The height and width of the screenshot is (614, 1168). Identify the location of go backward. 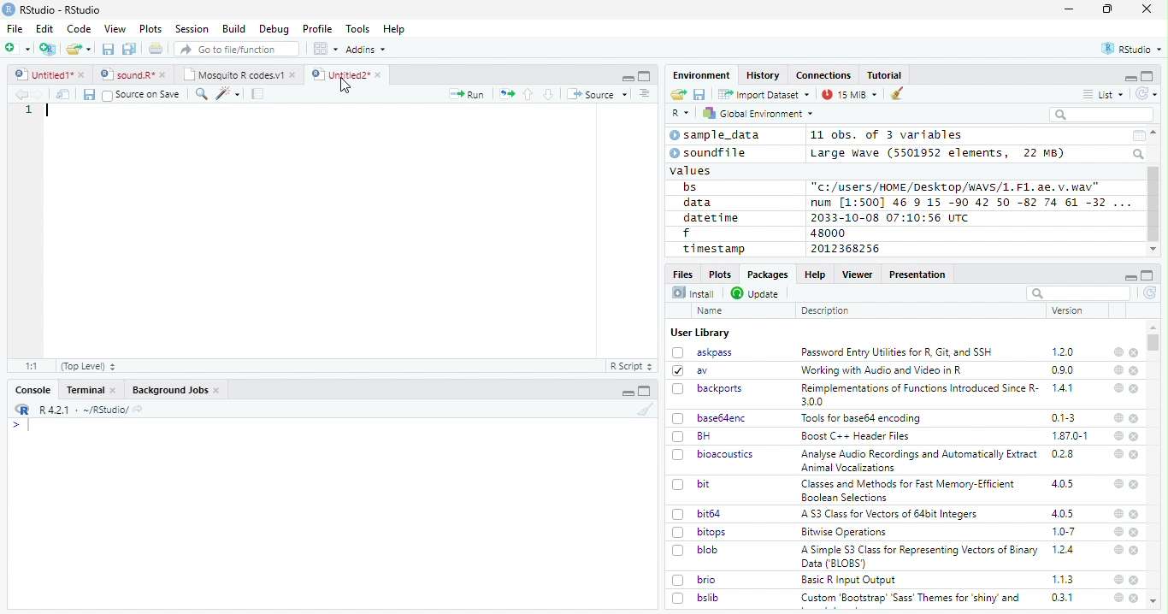
(21, 93).